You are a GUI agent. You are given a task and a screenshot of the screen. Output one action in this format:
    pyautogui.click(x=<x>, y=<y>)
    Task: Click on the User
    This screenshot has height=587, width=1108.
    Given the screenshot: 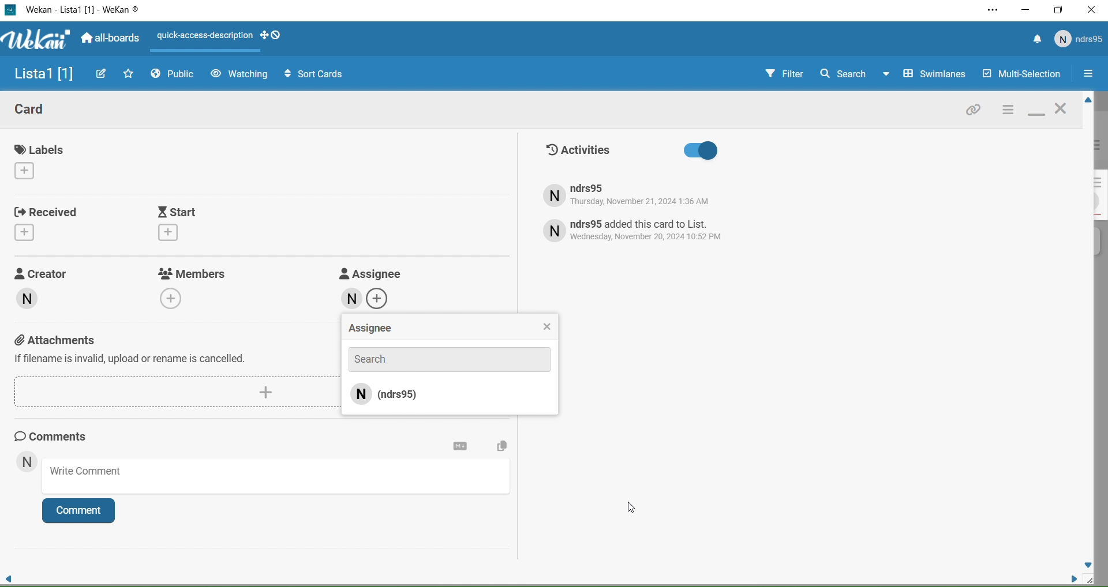 What is the action you would take?
    pyautogui.click(x=1079, y=39)
    